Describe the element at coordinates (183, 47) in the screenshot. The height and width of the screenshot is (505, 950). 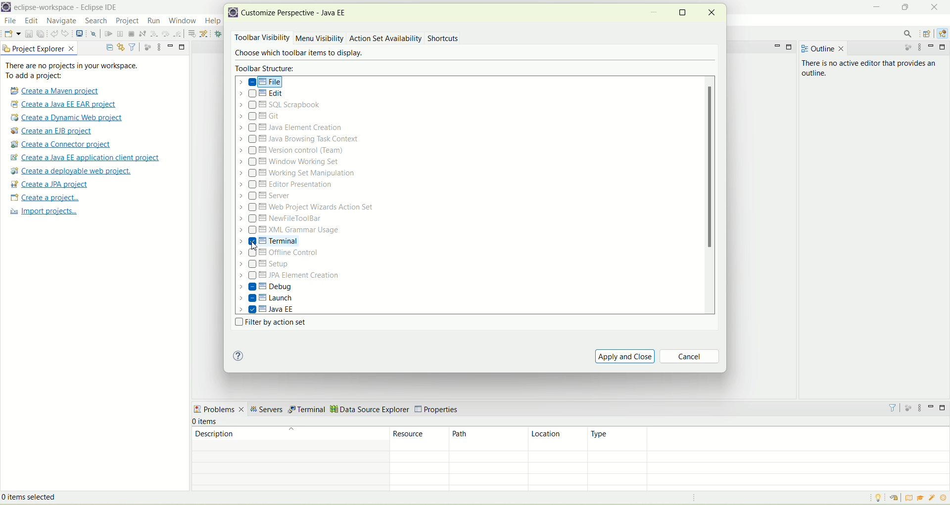
I see `maximize` at that location.